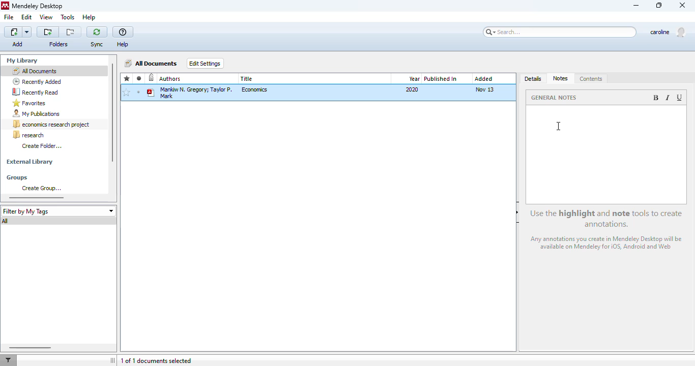 The image size is (695, 366). What do you see at coordinates (667, 98) in the screenshot?
I see `italic` at bounding box center [667, 98].